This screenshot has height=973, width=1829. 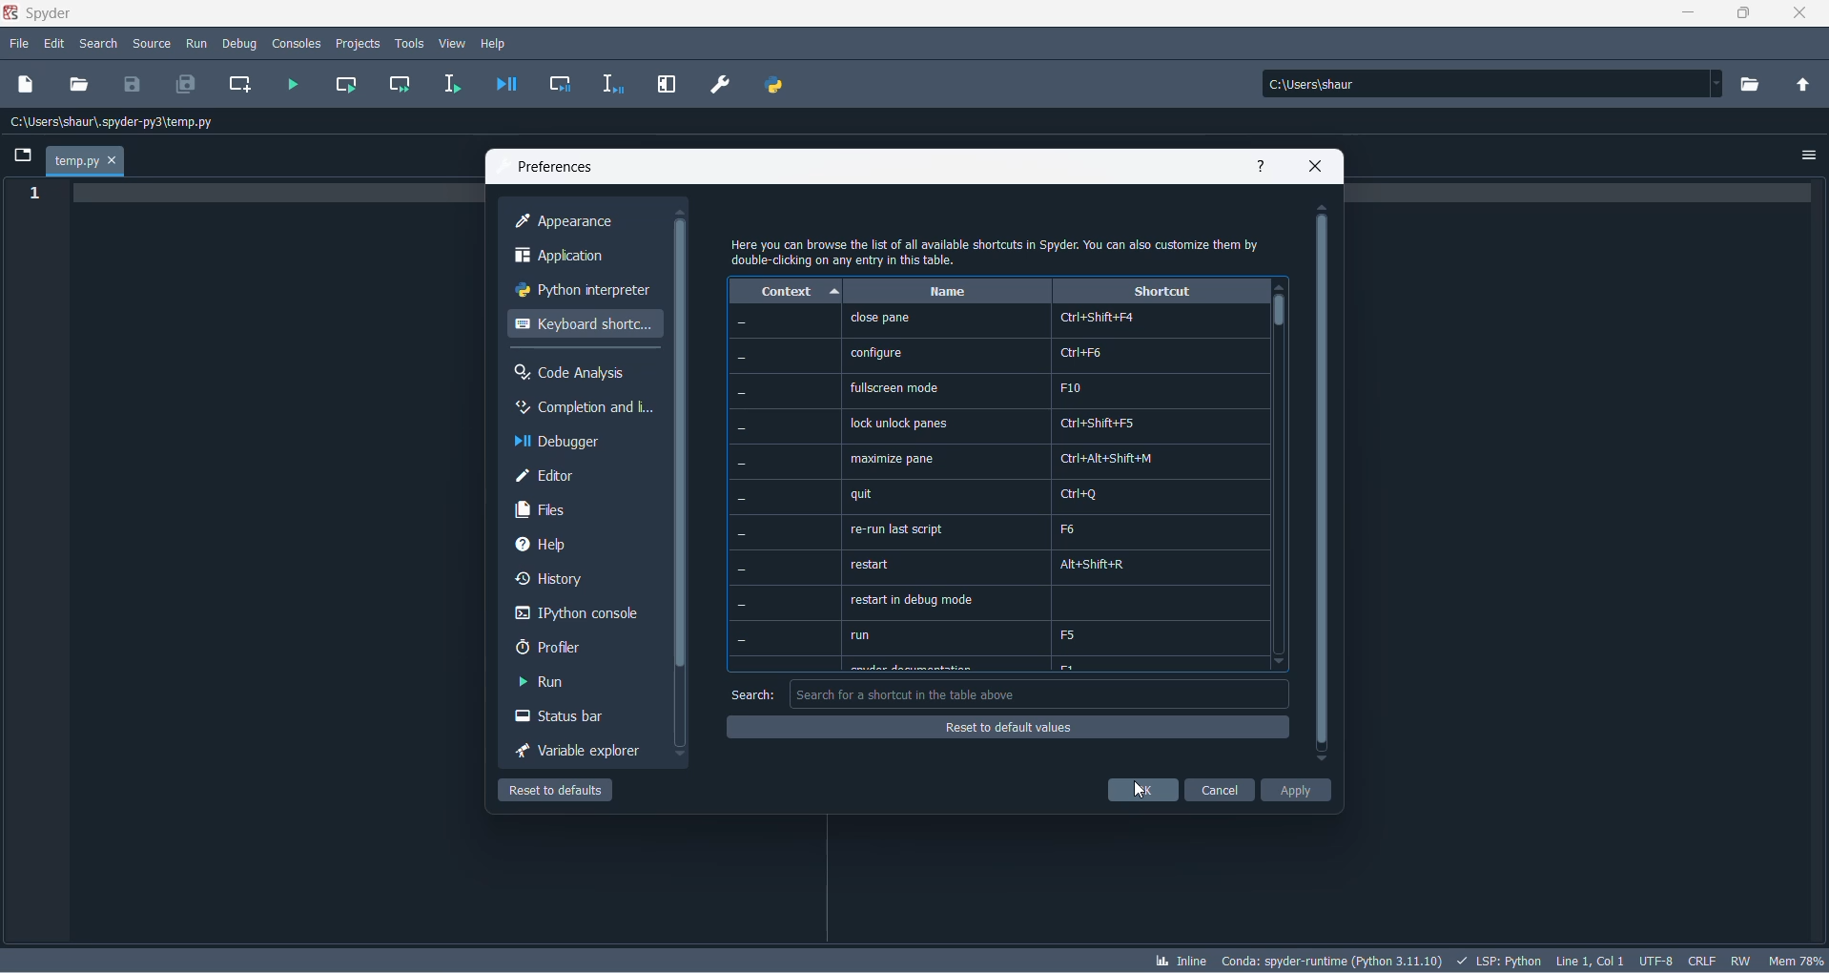 I want to click on move down, so click(x=682, y=756).